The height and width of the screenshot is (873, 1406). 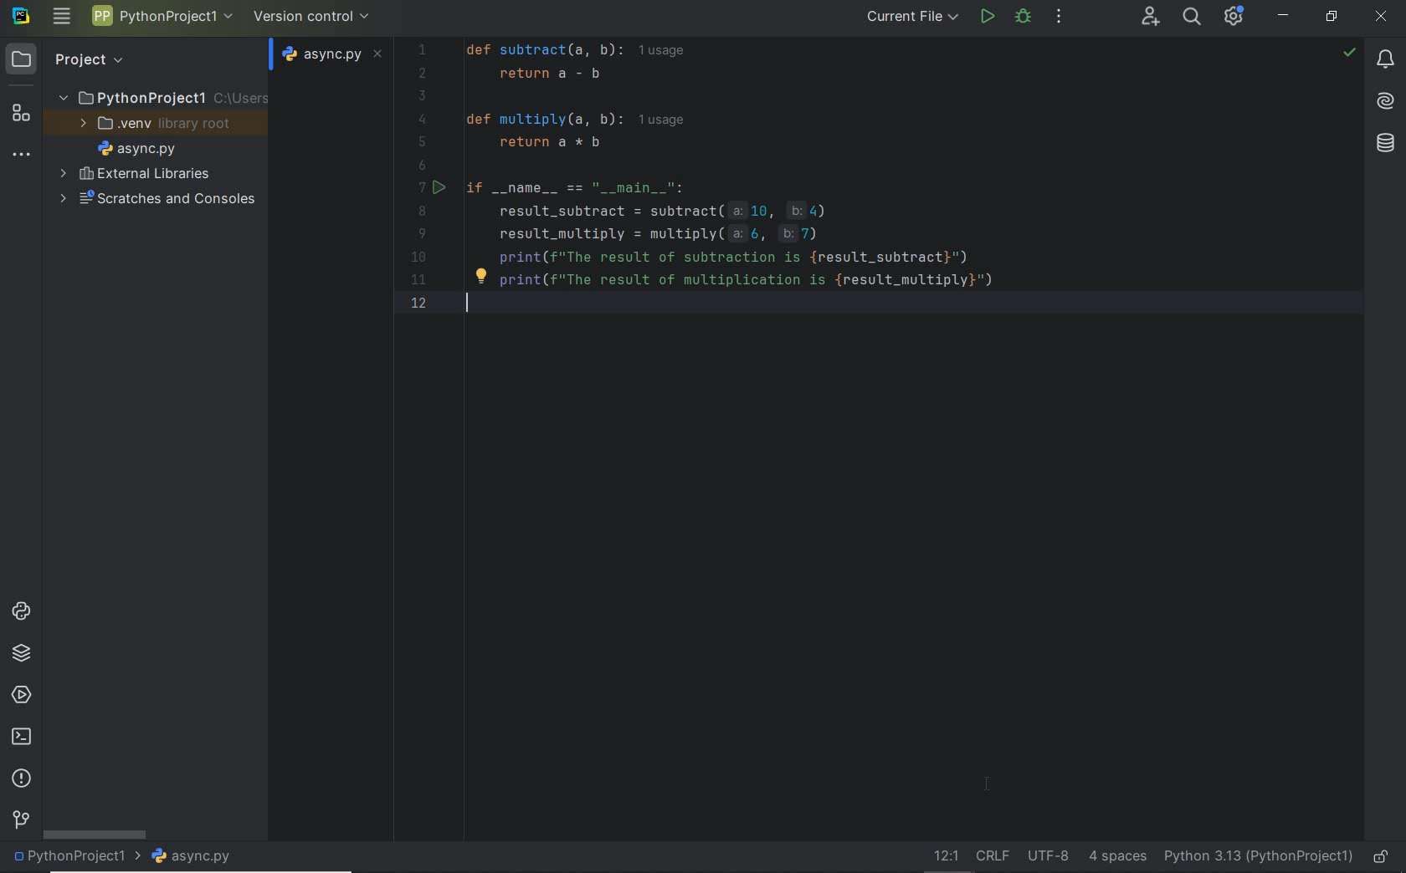 What do you see at coordinates (197, 857) in the screenshot?
I see `file name` at bounding box center [197, 857].